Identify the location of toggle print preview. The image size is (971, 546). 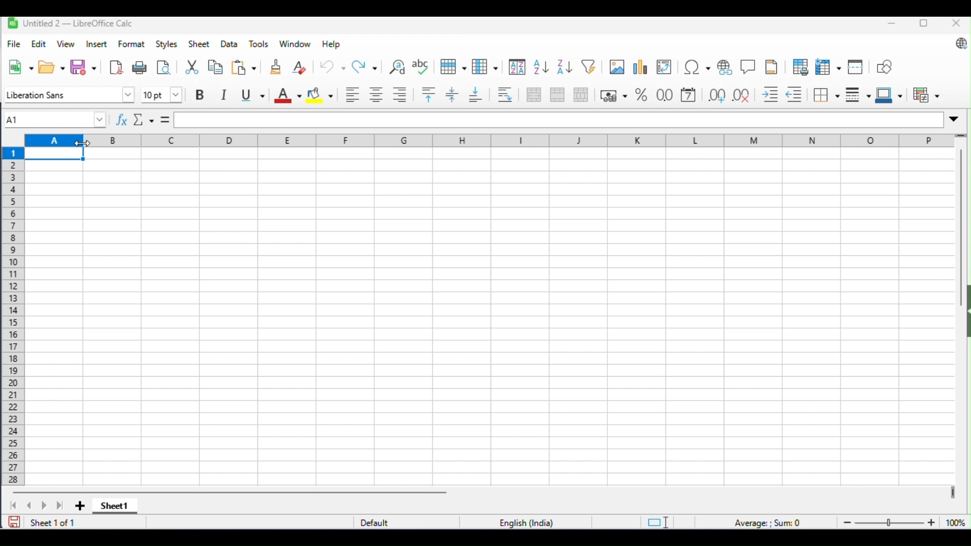
(164, 67).